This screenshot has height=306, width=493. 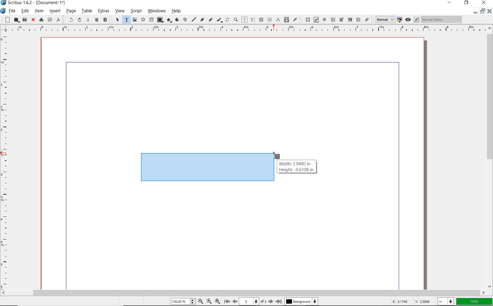 What do you see at coordinates (217, 301) in the screenshot?
I see `Zoom in` at bounding box center [217, 301].